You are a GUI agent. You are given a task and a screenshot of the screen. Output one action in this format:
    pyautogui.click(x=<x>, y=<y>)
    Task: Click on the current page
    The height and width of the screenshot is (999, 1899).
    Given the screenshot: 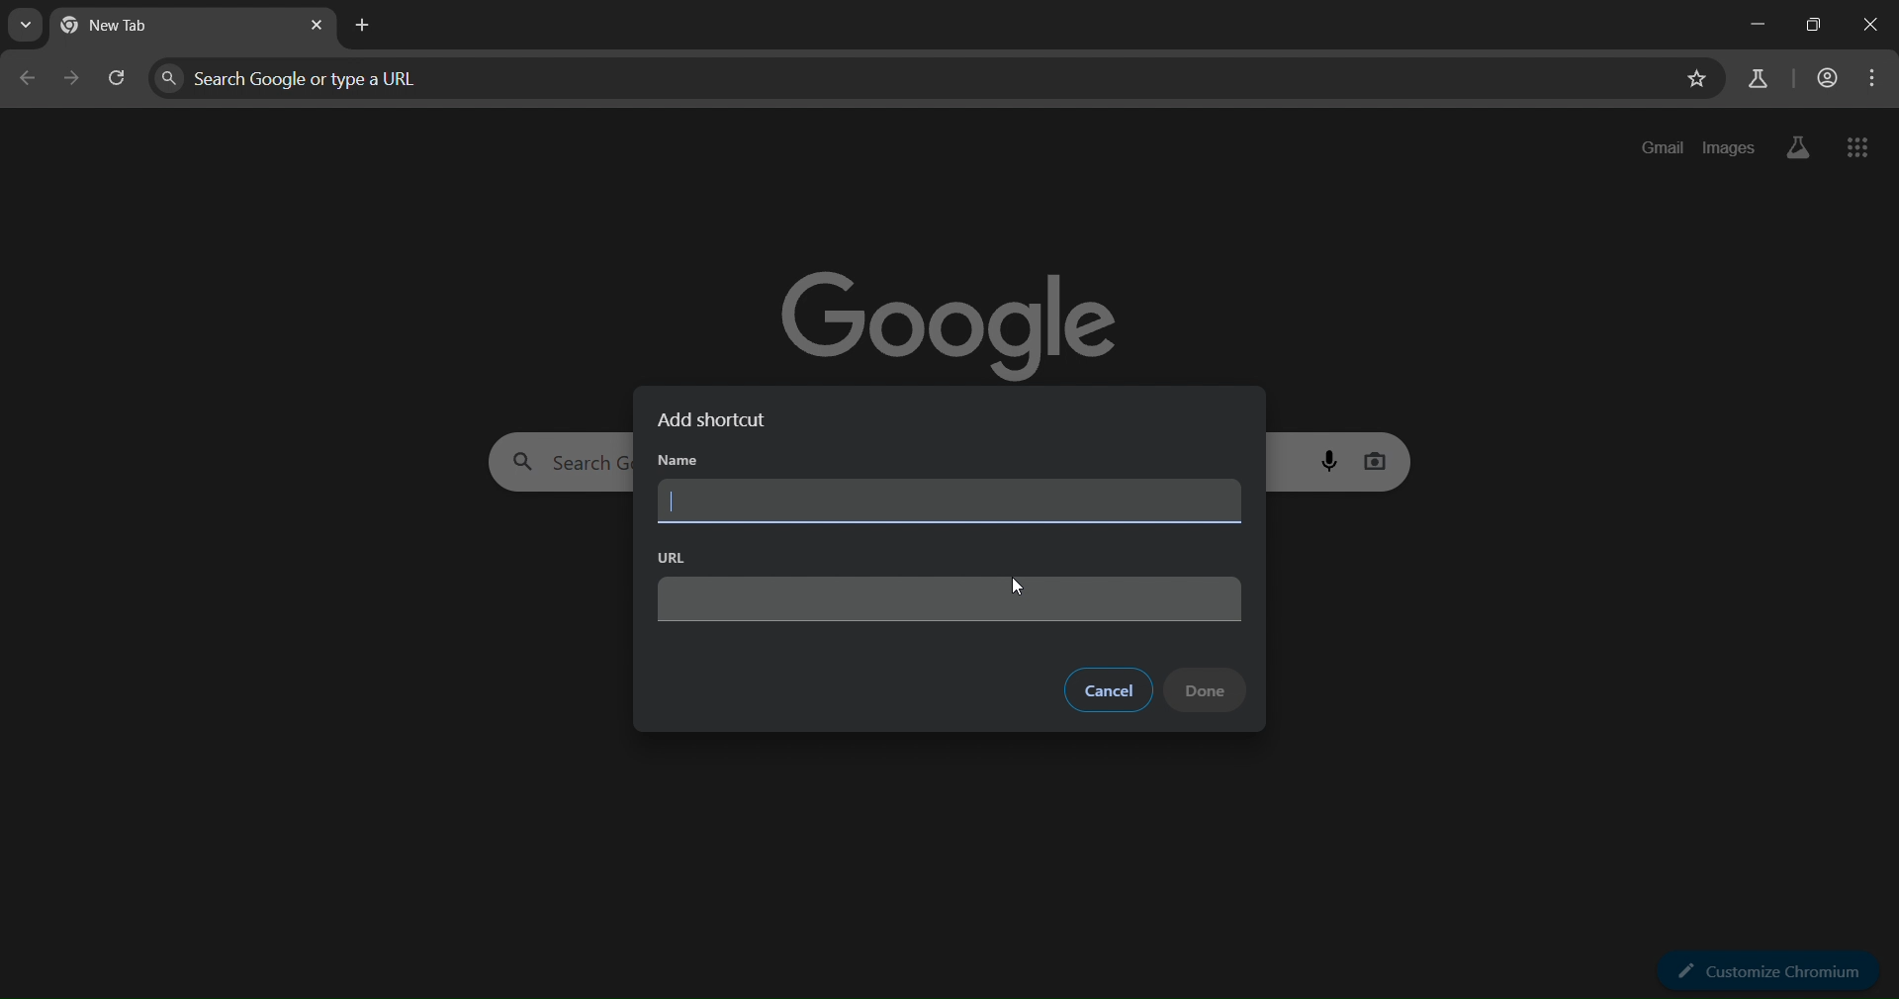 What is the action you would take?
    pyautogui.click(x=138, y=28)
    